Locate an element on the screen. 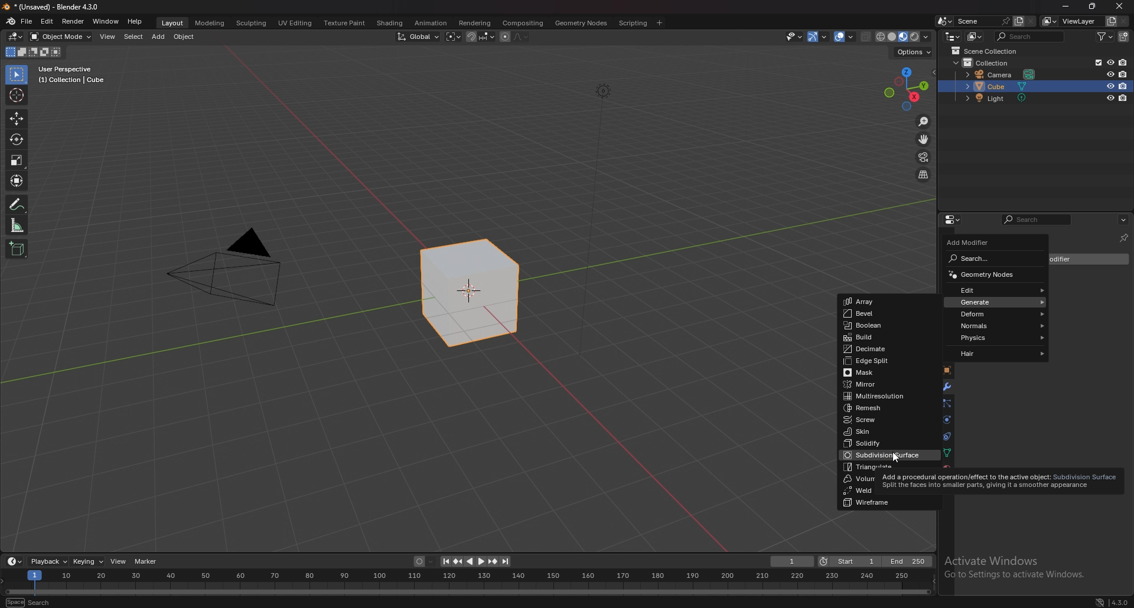 The height and width of the screenshot is (608, 1134). hide in viewport is located at coordinates (1110, 62).